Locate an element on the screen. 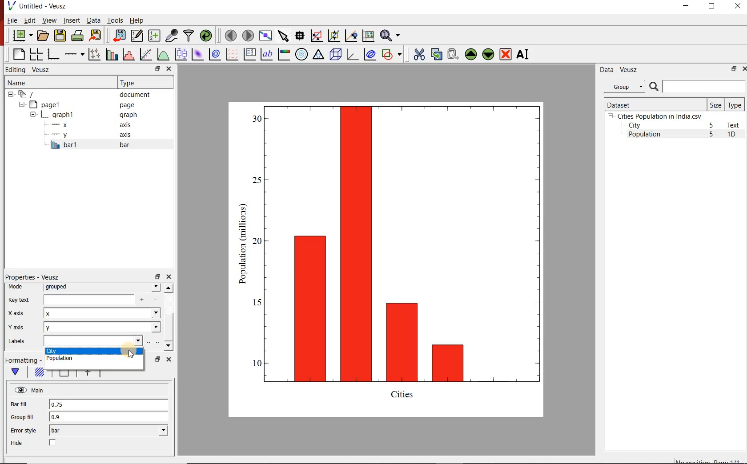  input field is located at coordinates (98, 300).